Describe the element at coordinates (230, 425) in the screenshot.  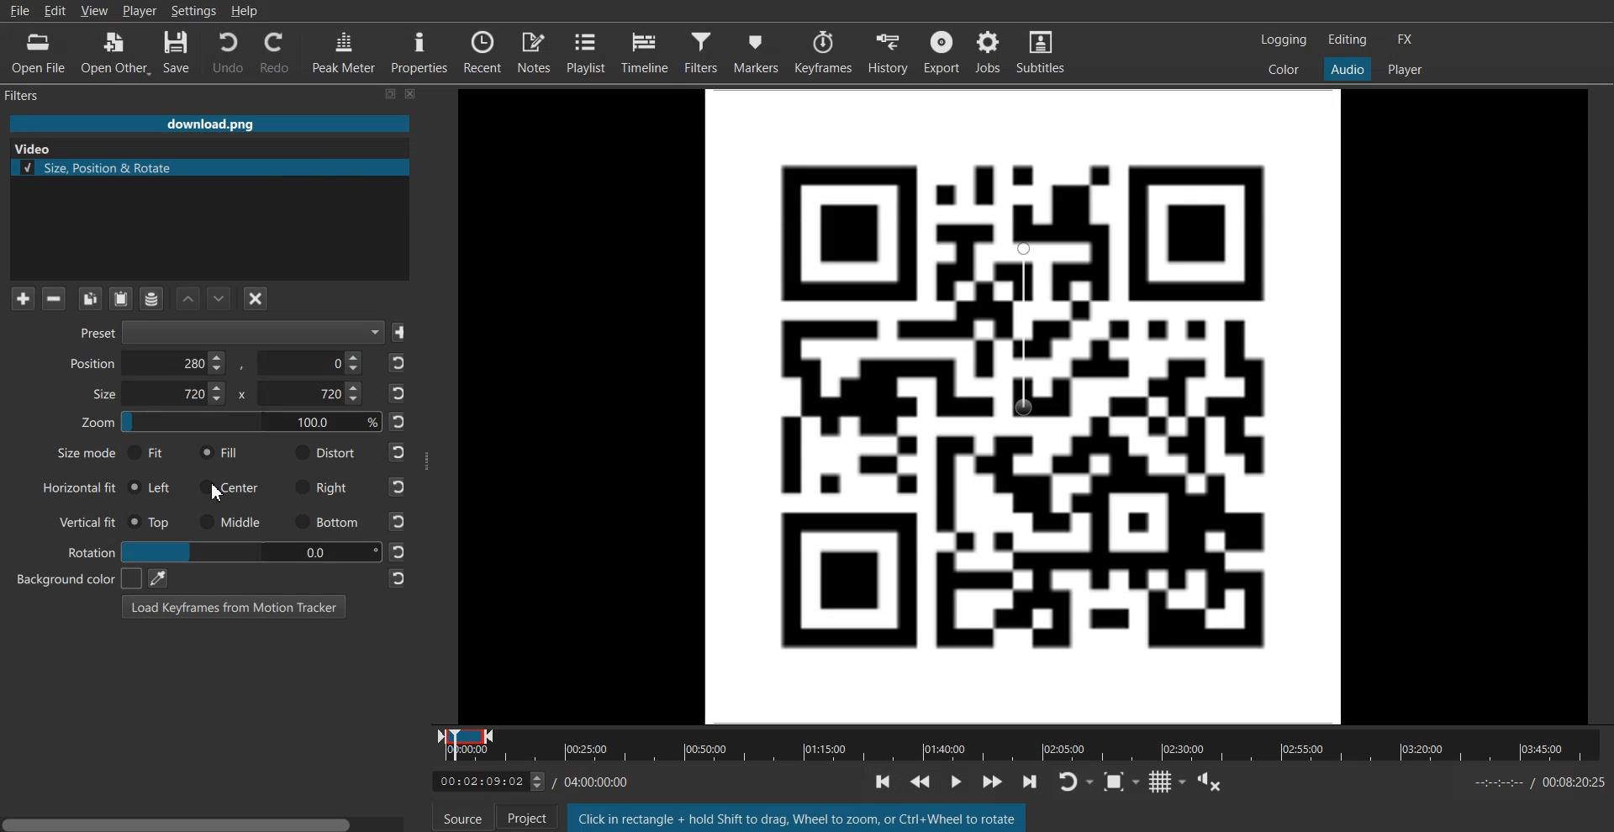
I see `Zoom Adjuster` at that location.